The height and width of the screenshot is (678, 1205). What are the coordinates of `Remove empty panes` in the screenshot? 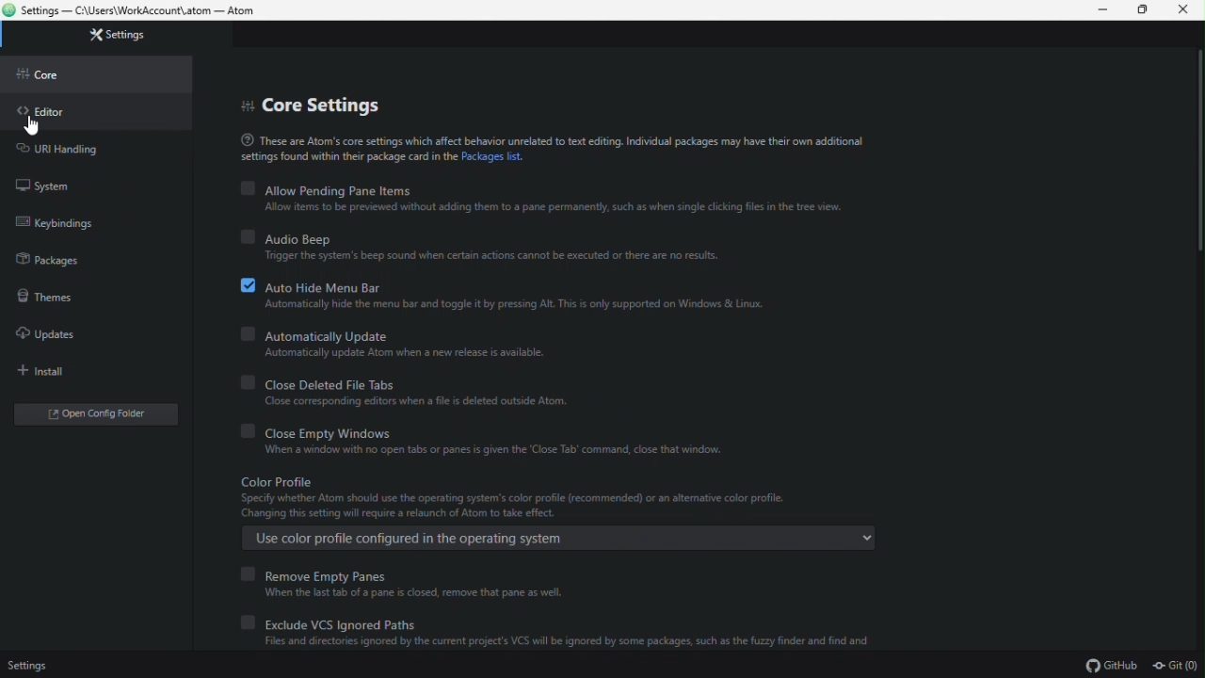 It's located at (406, 574).